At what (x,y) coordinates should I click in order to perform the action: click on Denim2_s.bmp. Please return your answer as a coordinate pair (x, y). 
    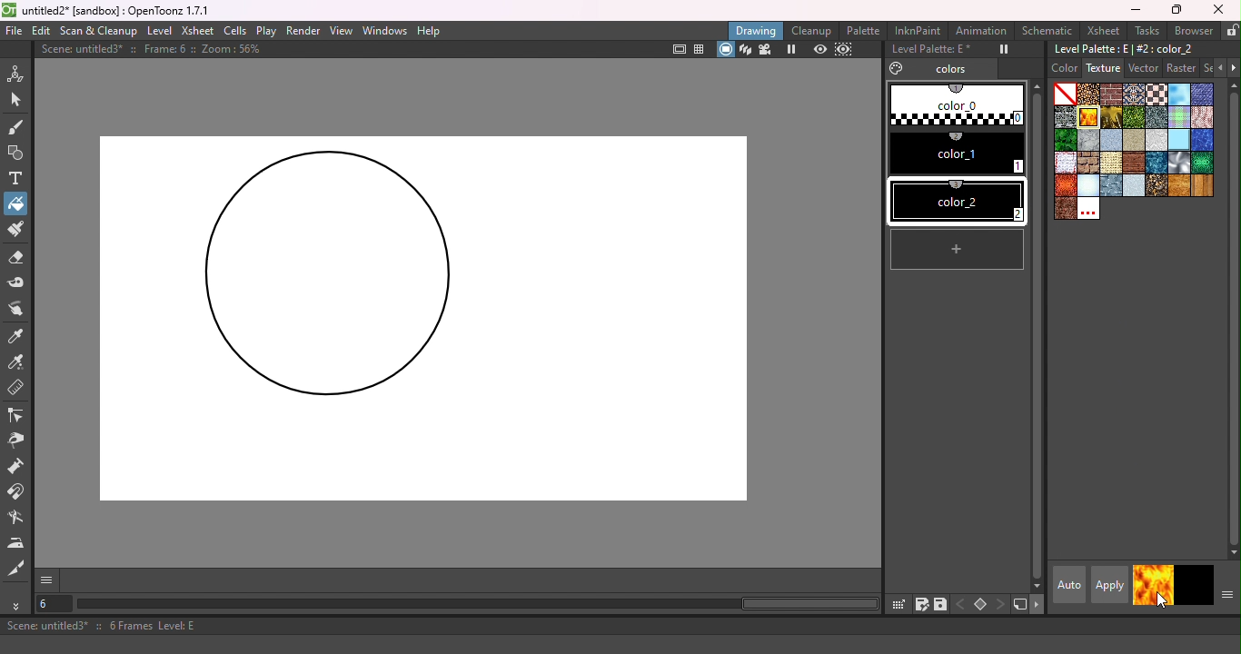
    Looking at the image, I should click on (1203, 93).